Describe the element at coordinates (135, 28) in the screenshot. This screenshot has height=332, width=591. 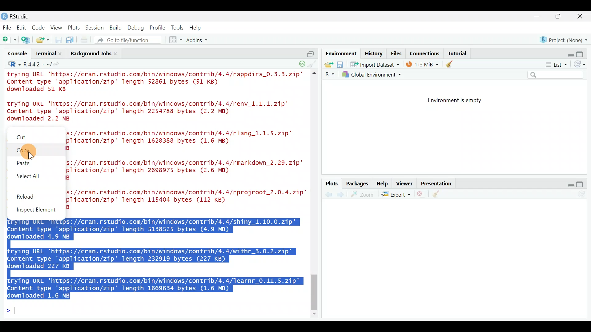
I see `Debug` at that location.